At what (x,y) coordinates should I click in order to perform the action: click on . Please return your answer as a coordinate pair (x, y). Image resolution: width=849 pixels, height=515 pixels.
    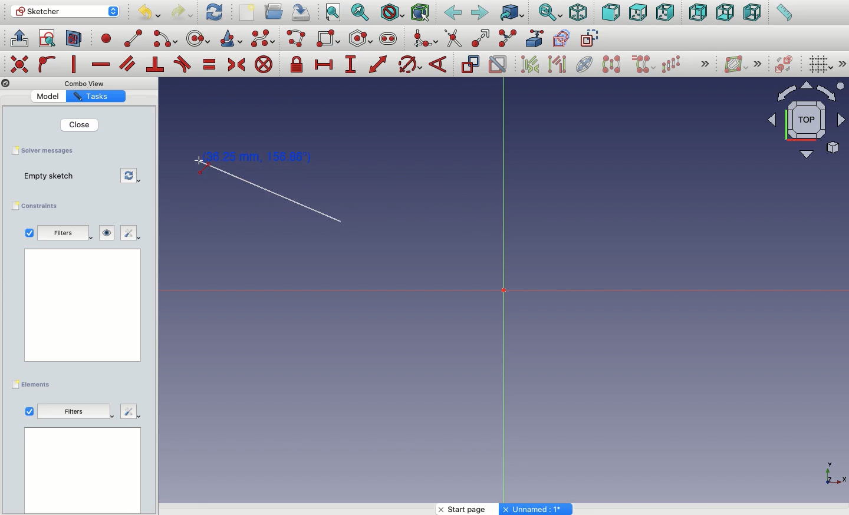
    Looking at the image, I should click on (843, 64).